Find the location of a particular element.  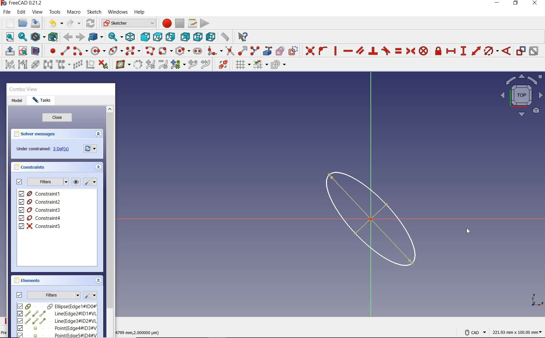

macro is located at coordinates (74, 12).